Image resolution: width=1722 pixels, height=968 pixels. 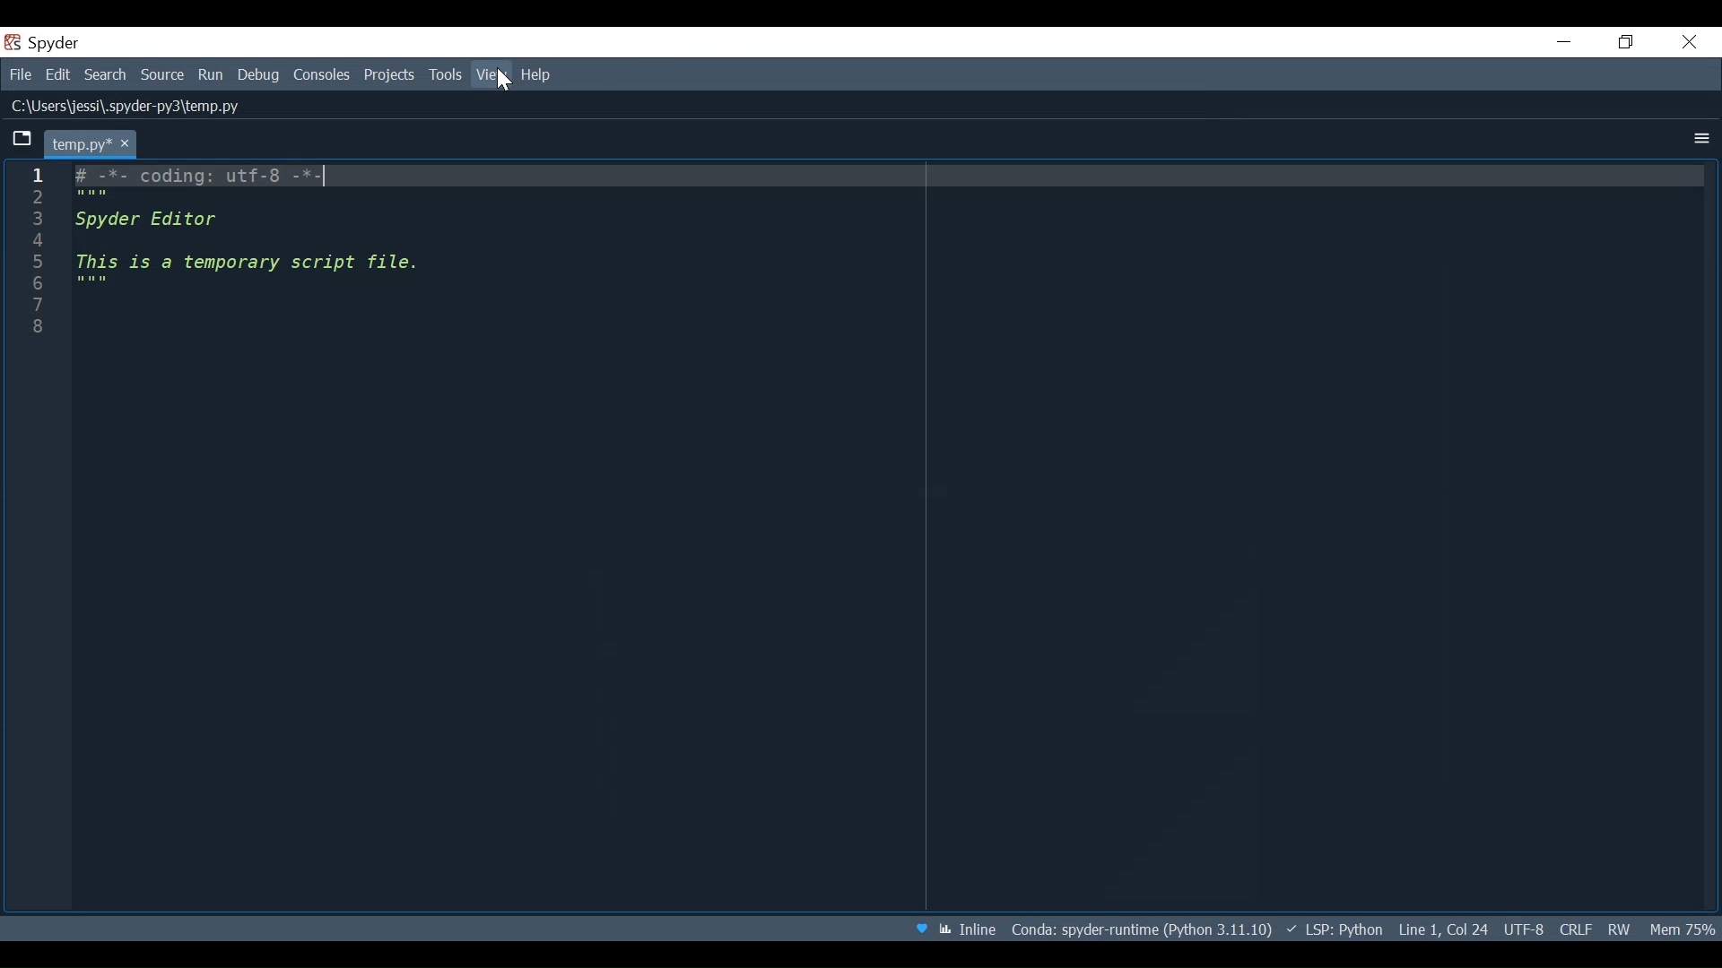 I want to click on Run, so click(x=213, y=74).